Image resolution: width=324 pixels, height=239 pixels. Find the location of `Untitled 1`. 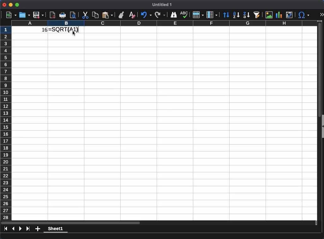

Untitled 1 is located at coordinates (160, 5).